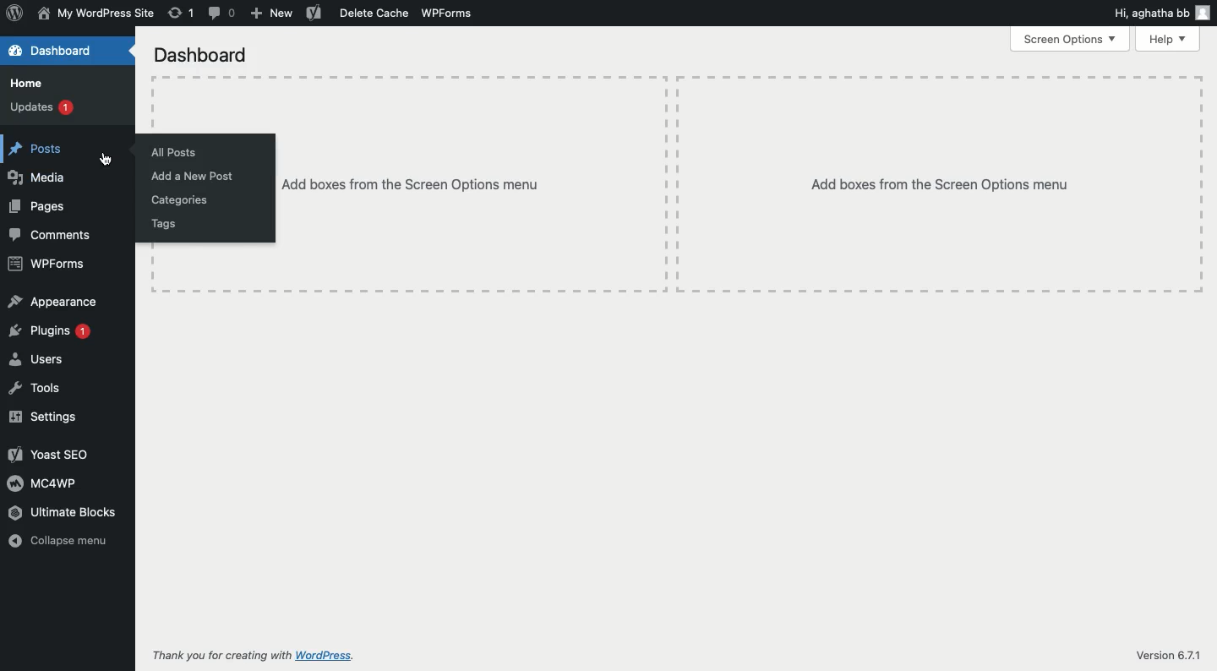 This screenshot has width=1217, height=671. I want to click on Thank you for creating with WordPress., so click(259, 657).